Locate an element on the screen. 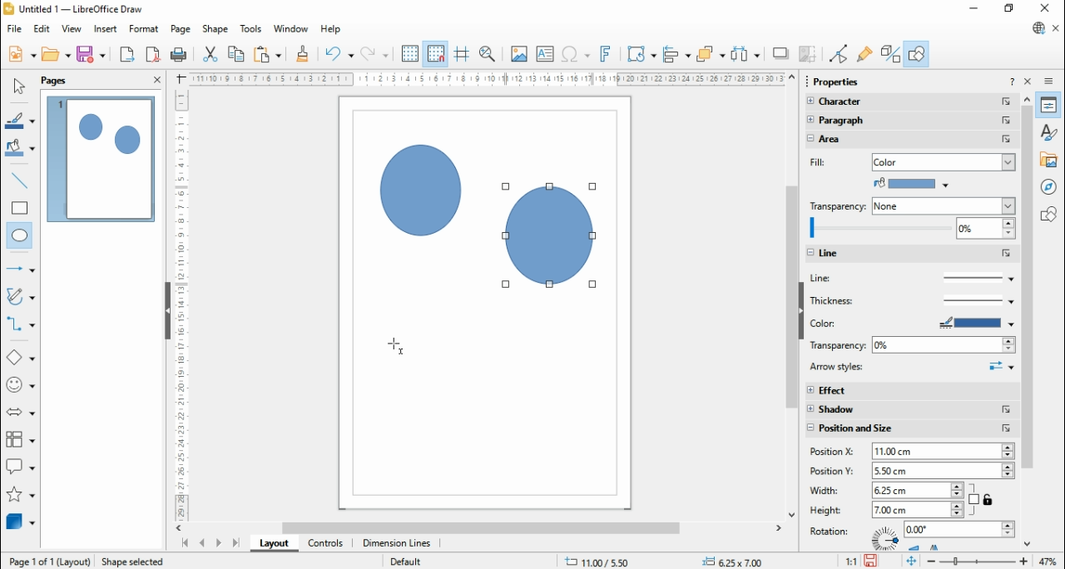  styles is located at coordinates (1050, 131).